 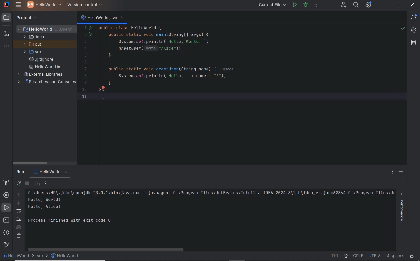 I want to click on up the stack trace, so click(x=19, y=195).